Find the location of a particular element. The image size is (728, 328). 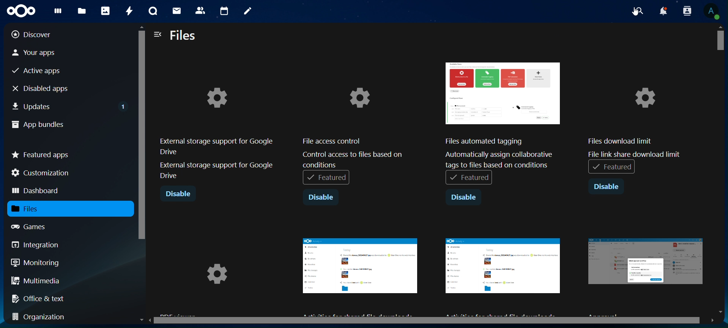

app bundles is located at coordinates (38, 125).